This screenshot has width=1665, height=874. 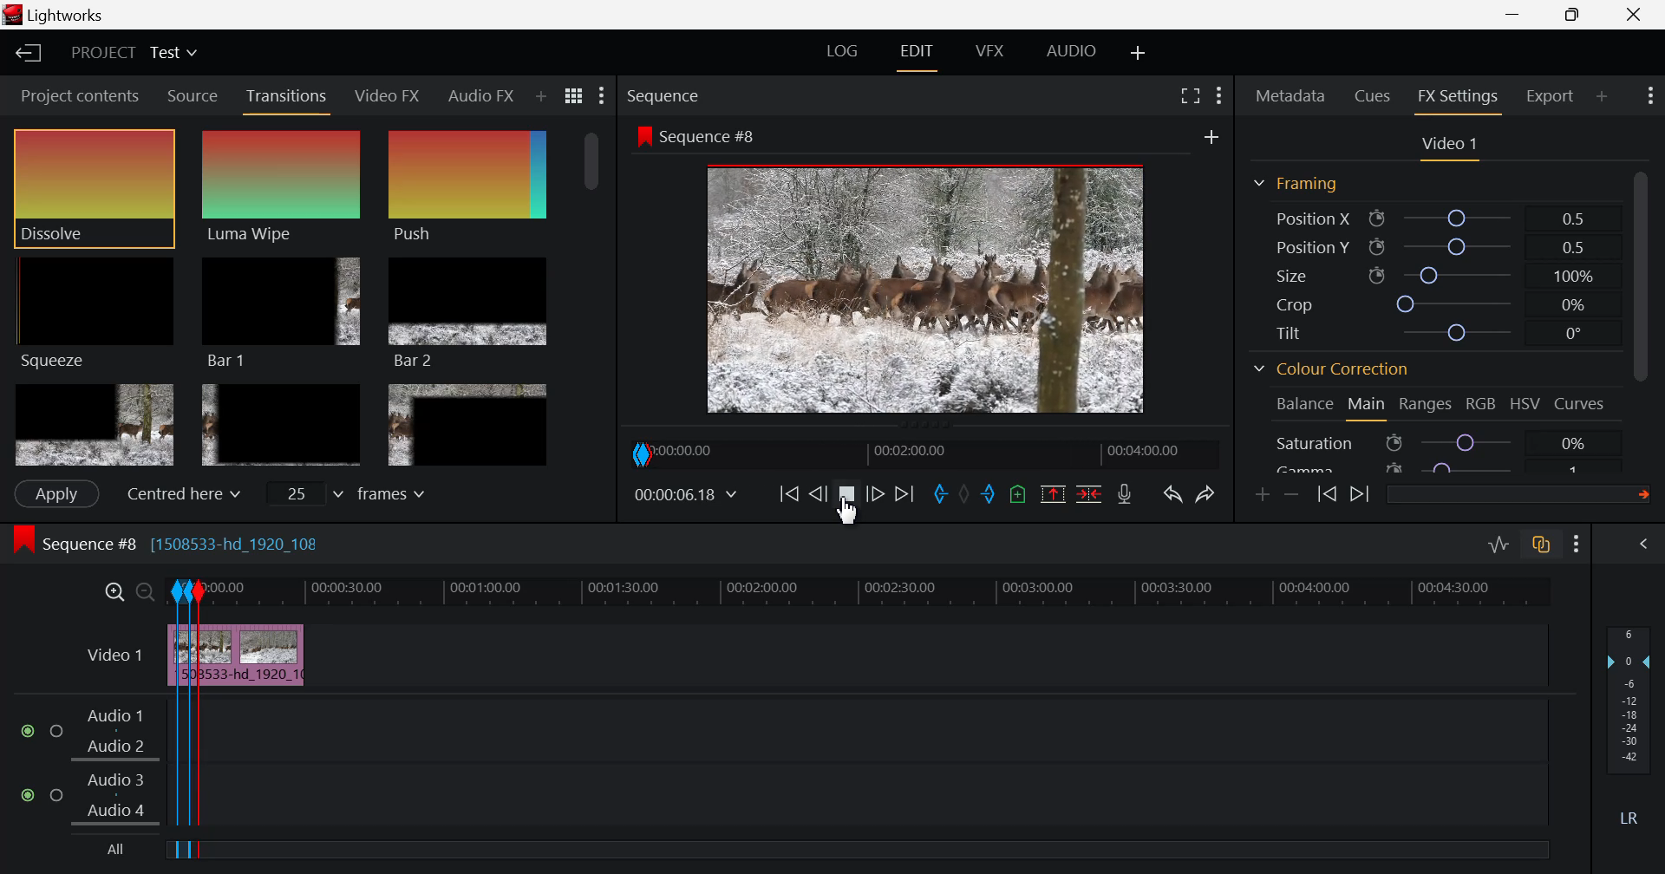 I want to click on Show Settings, so click(x=1580, y=543).